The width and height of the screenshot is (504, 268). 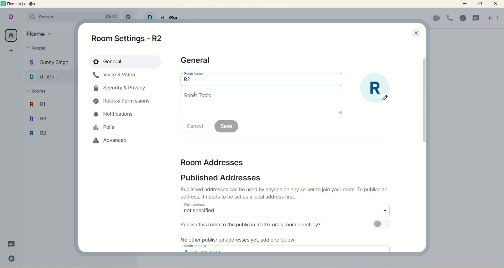 What do you see at coordinates (436, 19) in the screenshot?
I see `video call` at bounding box center [436, 19].